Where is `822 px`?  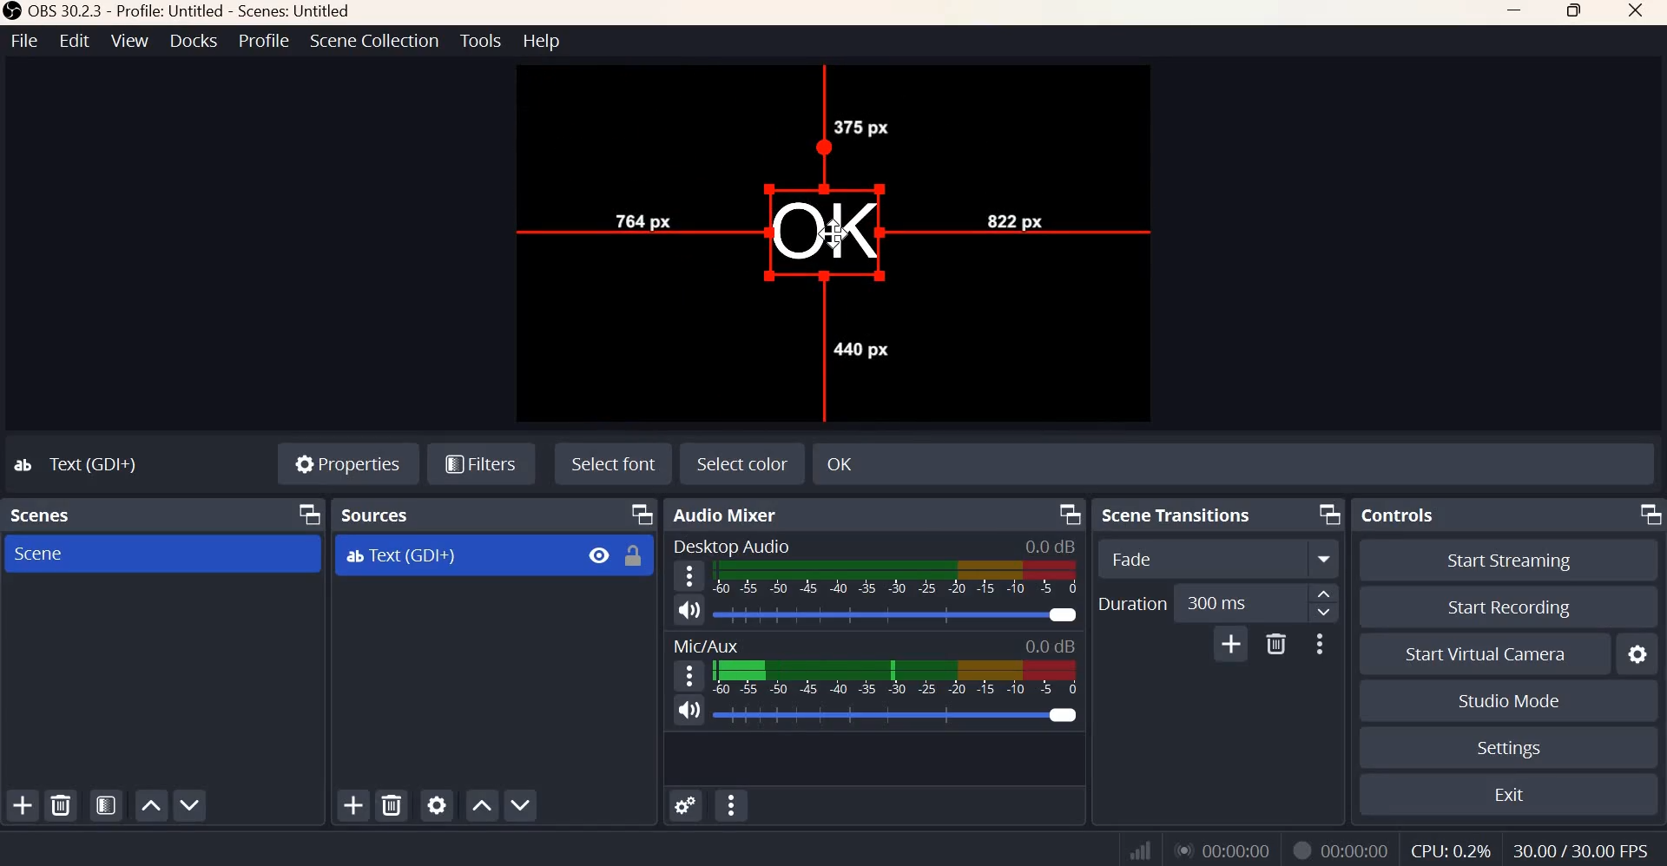
822 px is located at coordinates (1011, 219).